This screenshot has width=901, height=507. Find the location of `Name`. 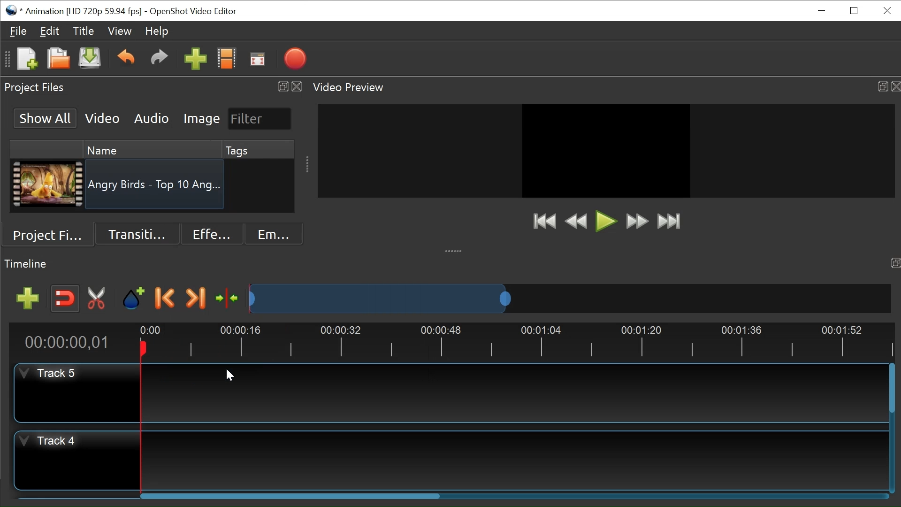

Name is located at coordinates (146, 149).